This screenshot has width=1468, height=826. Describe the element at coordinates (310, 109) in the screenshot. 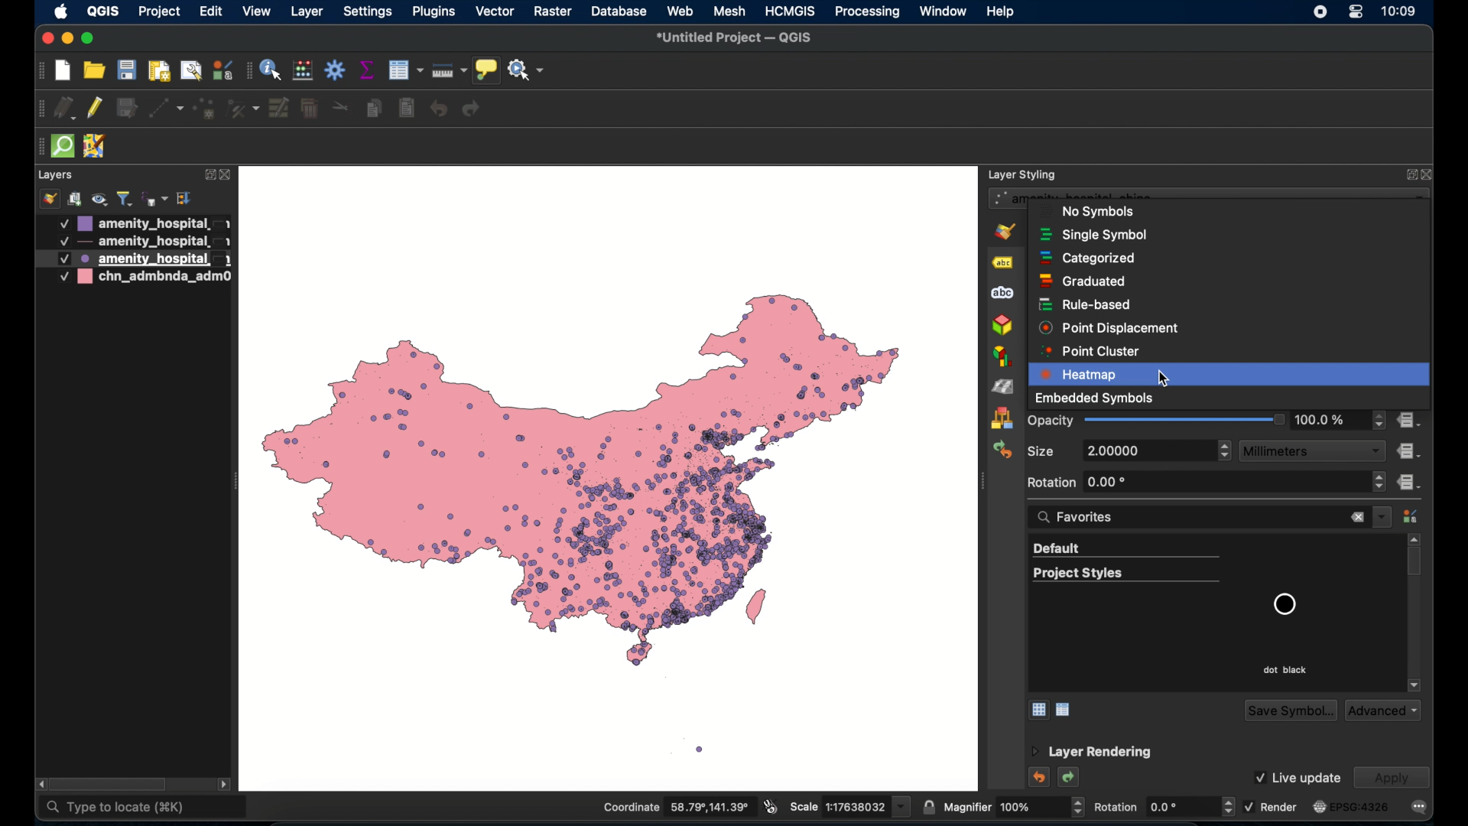

I see `delete selected` at that location.